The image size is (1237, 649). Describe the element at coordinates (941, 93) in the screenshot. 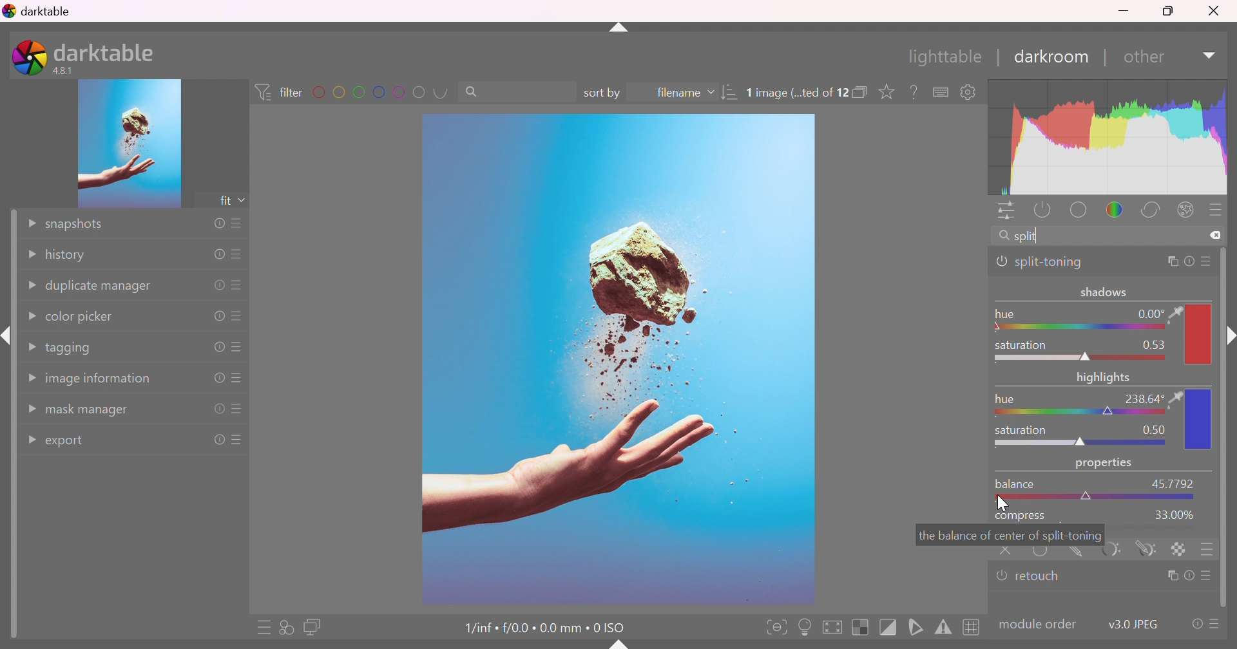

I see `define shortcuts` at that location.